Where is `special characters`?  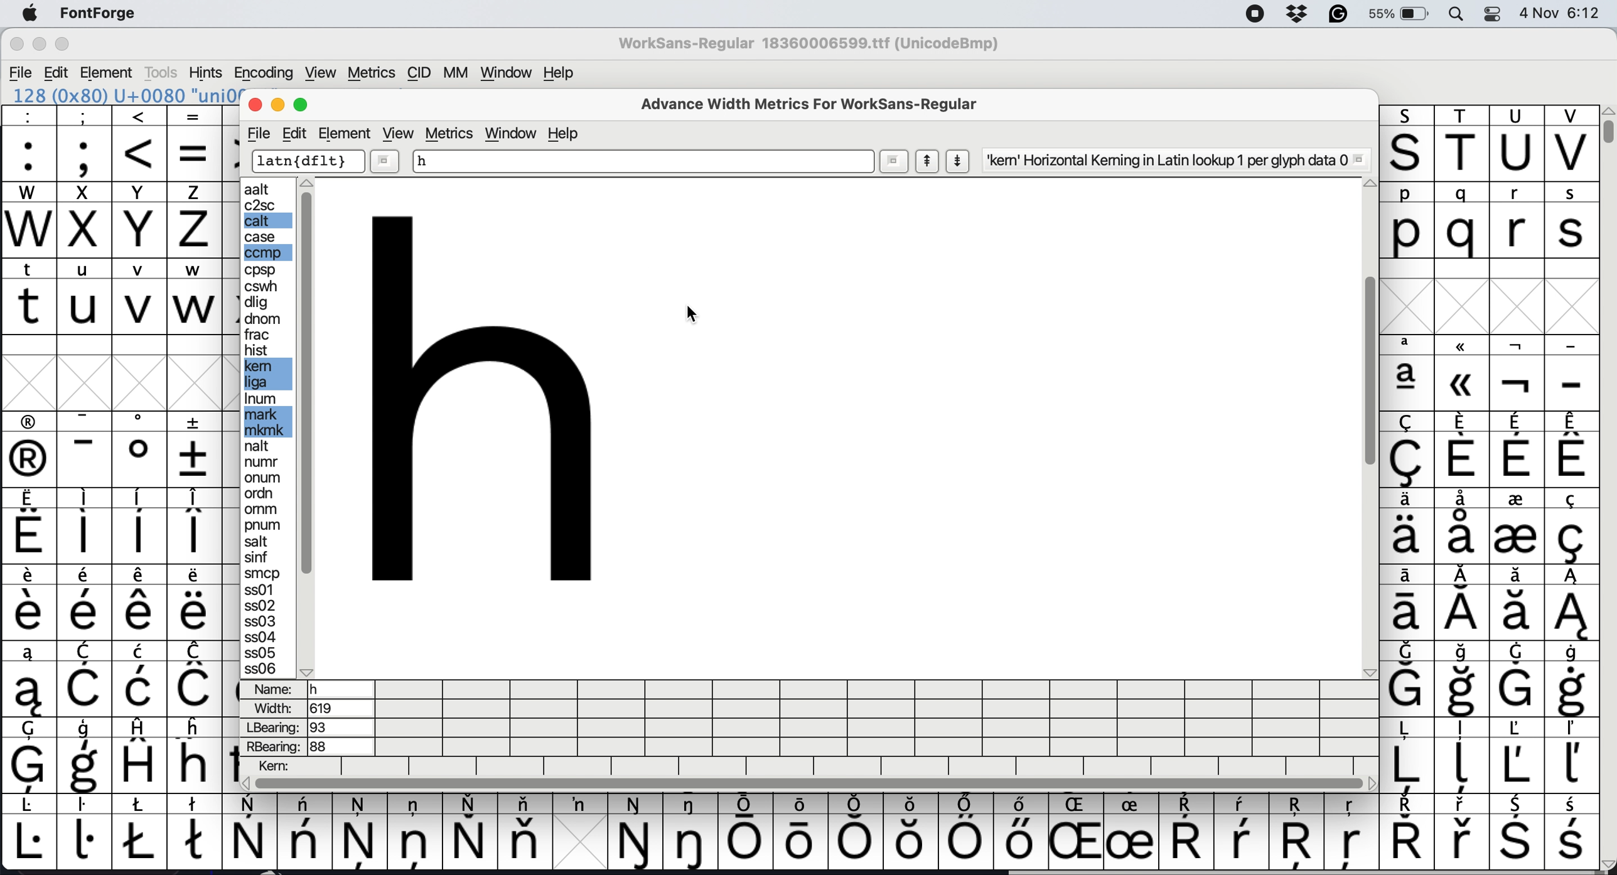 special characters is located at coordinates (1492, 500).